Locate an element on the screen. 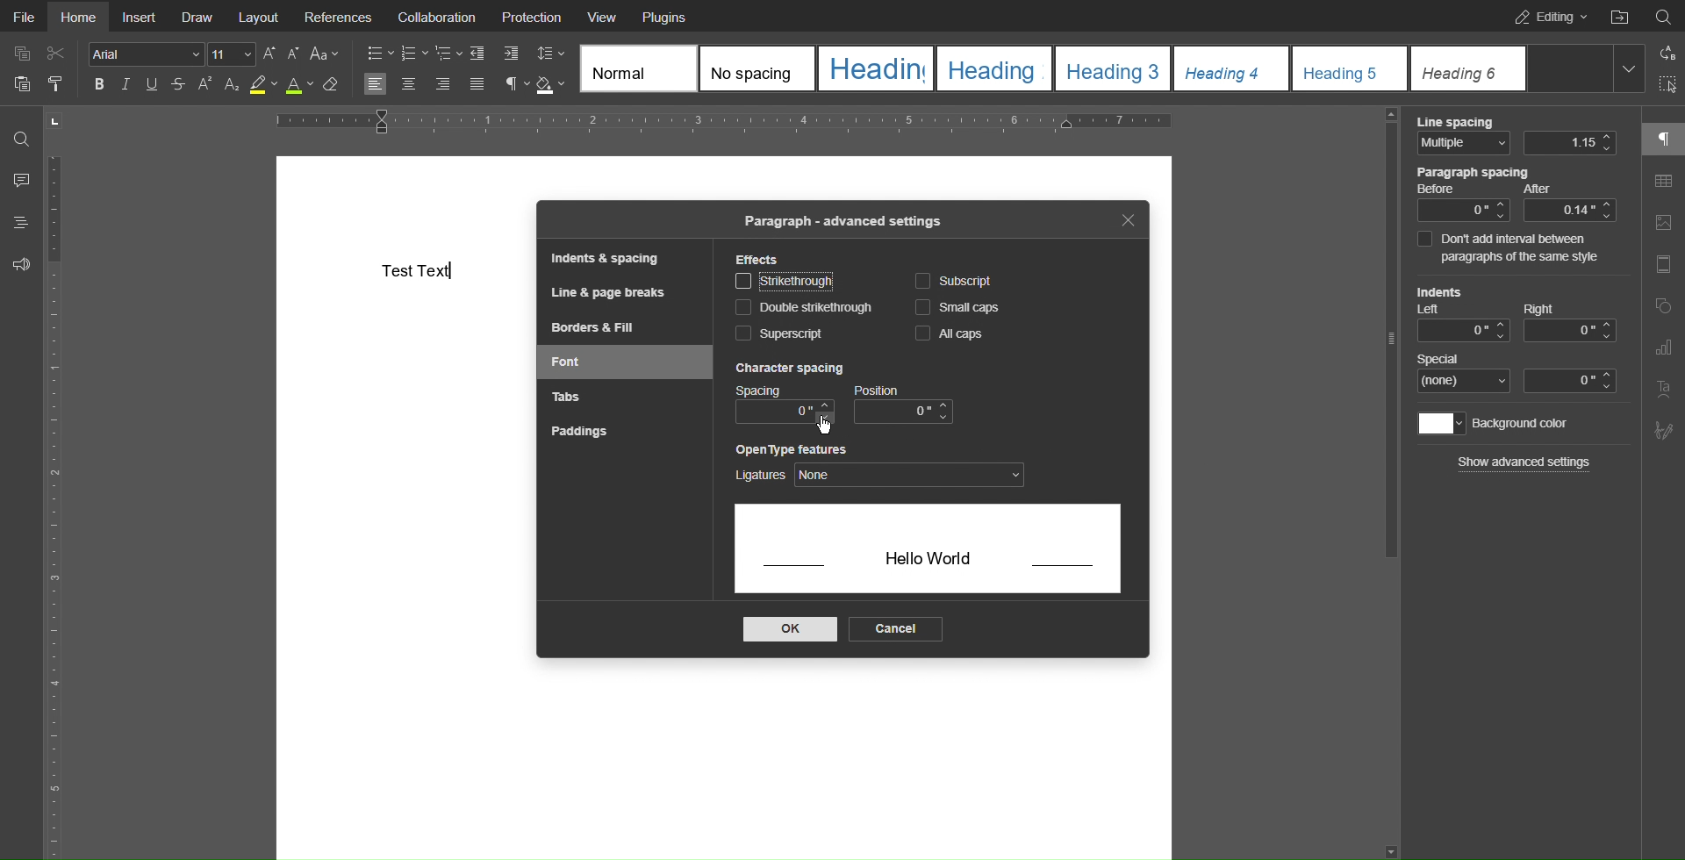 Image resolution: width=1685 pixels, height=860 pixels. Protection is located at coordinates (533, 16).